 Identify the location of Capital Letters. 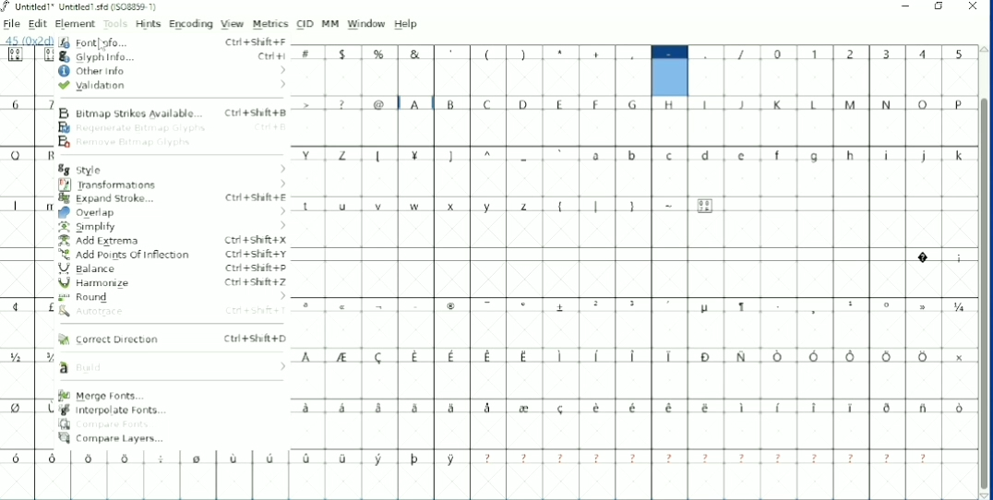
(177, 155).